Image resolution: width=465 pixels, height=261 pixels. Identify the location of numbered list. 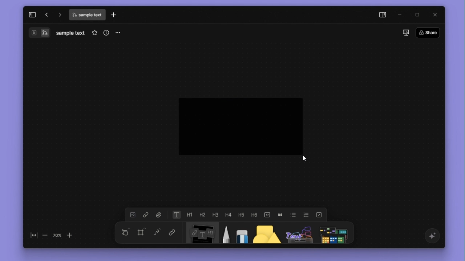
(306, 214).